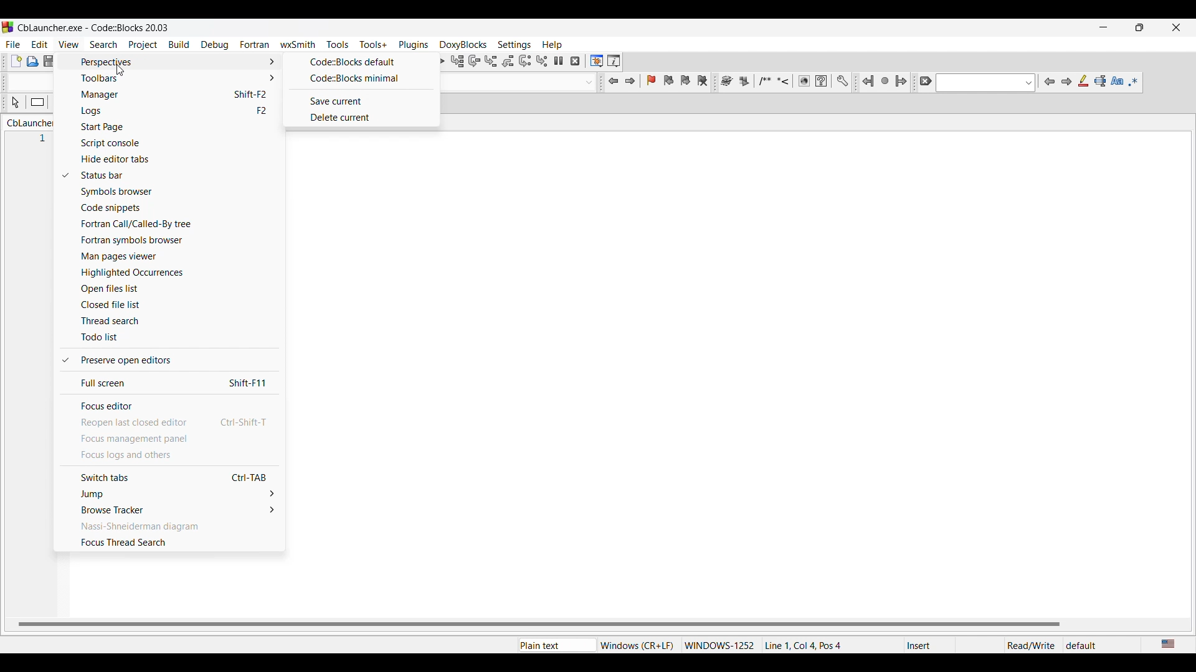 The width and height of the screenshot is (1196, 672). What do you see at coordinates (885, 81) in the screenshot?
I see `Last jump` at bounding box center [885, 81].